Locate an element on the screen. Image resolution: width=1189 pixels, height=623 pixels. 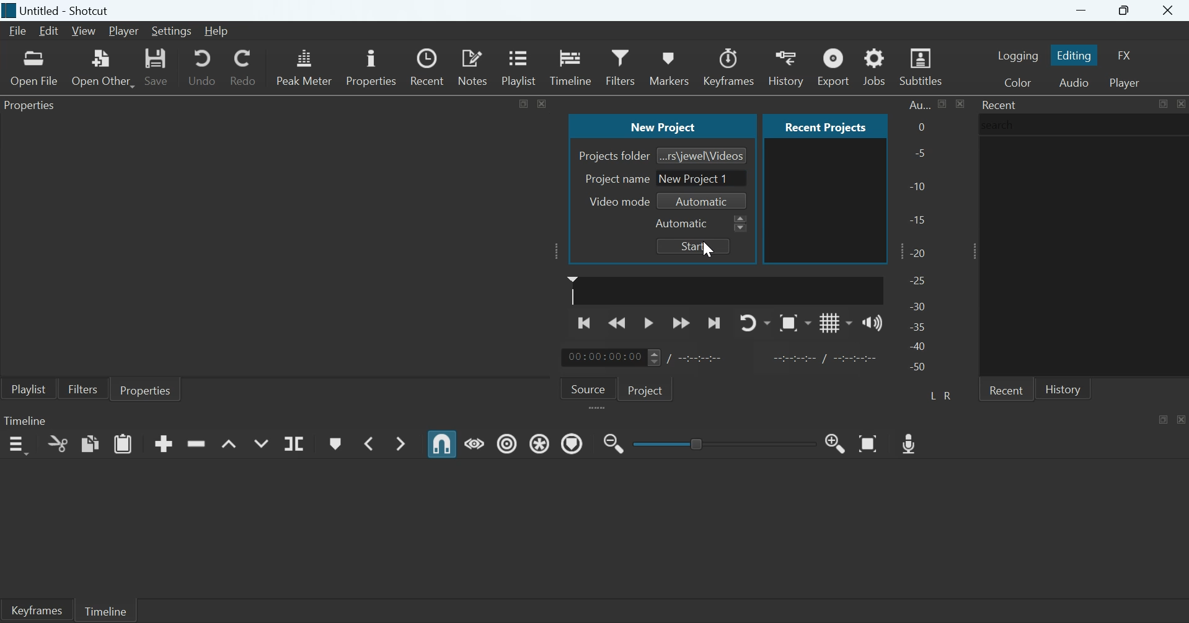
Automatic is located at coordinates (703, 202).